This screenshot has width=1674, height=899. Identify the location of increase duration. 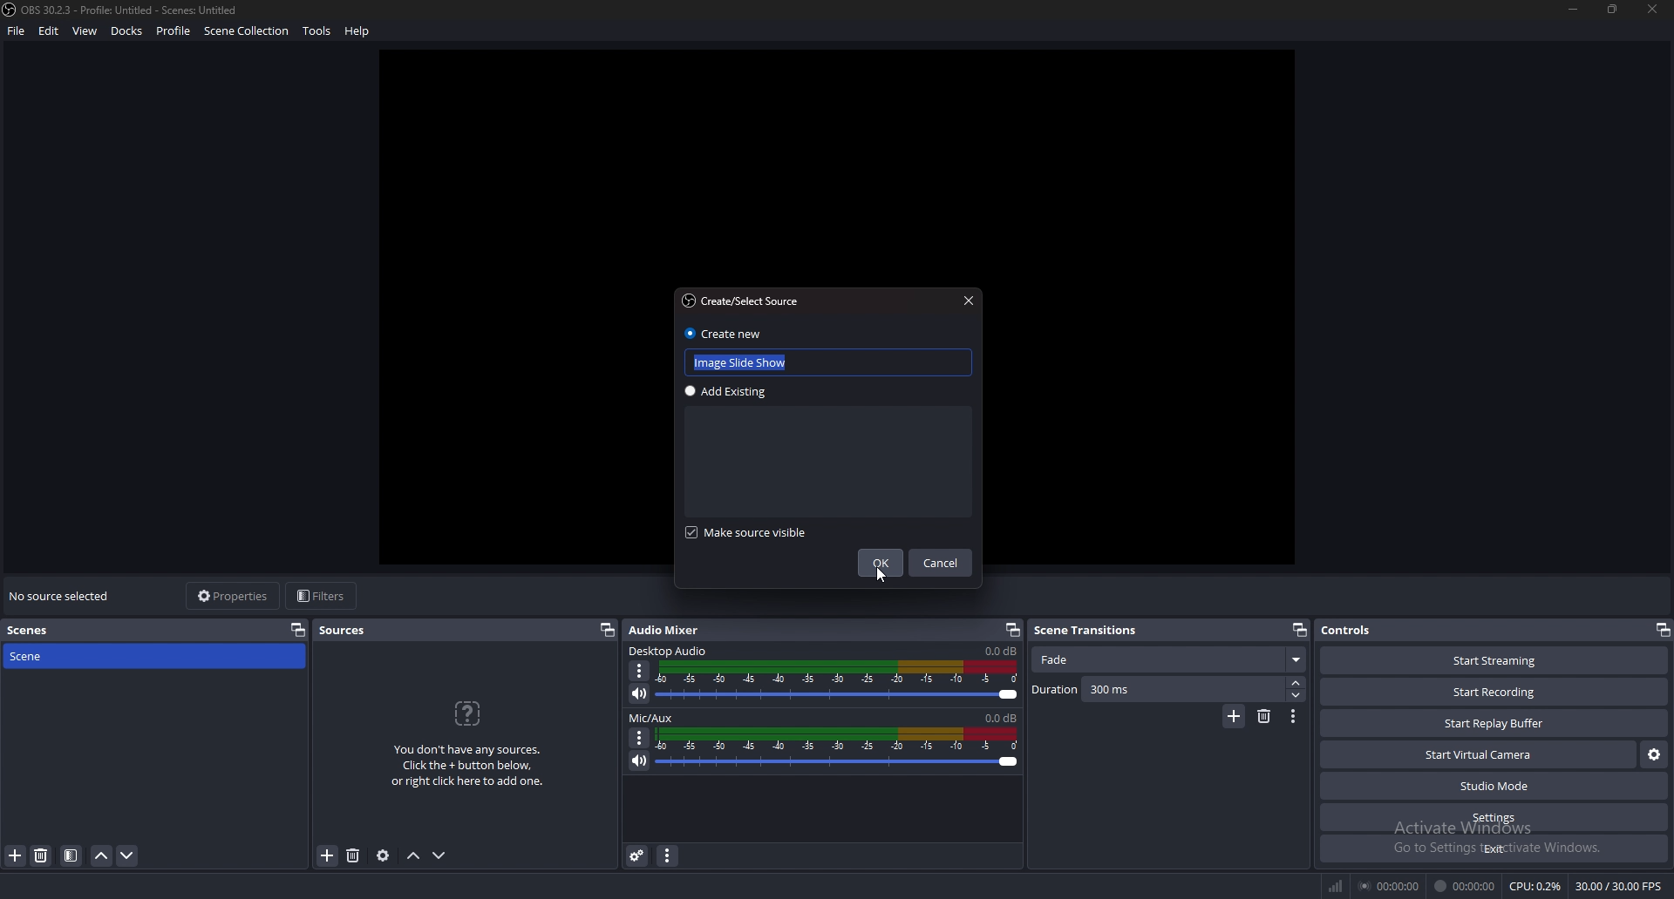
(1296, 683).